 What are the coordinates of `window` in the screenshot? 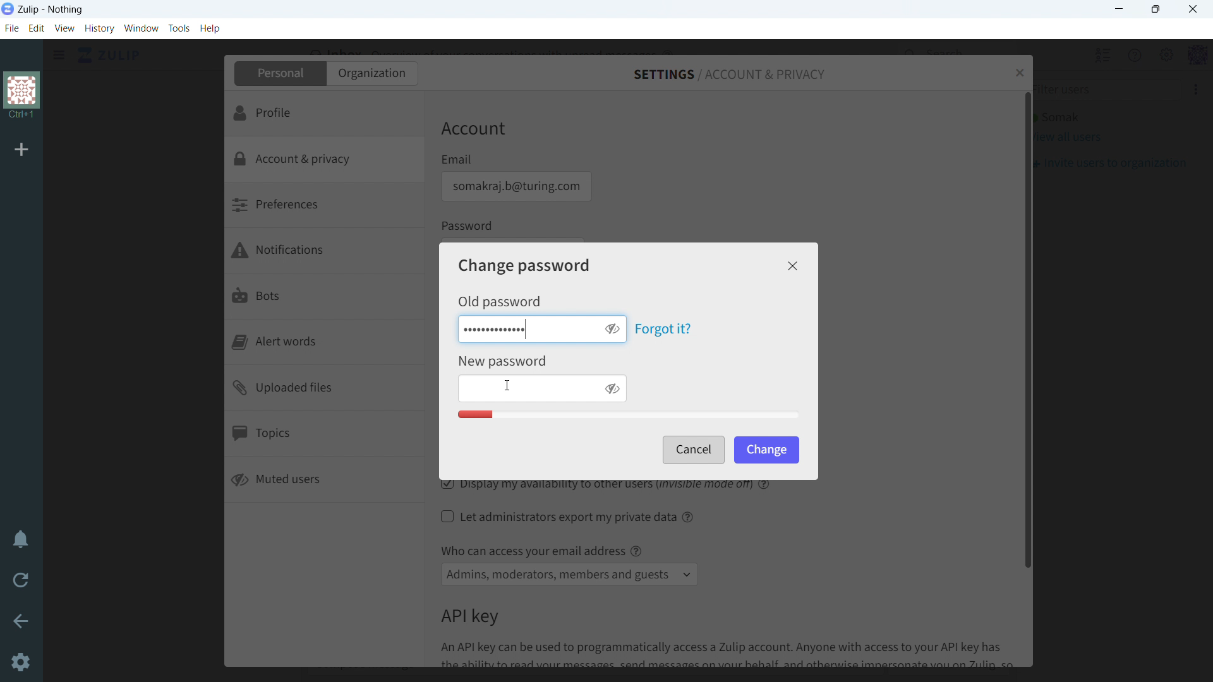 It's located at (142, 28).